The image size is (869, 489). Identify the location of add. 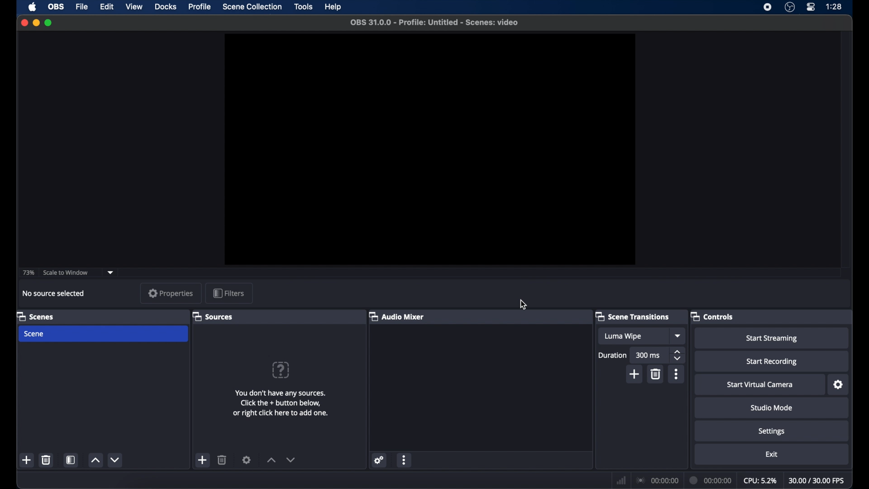
(634, 374).